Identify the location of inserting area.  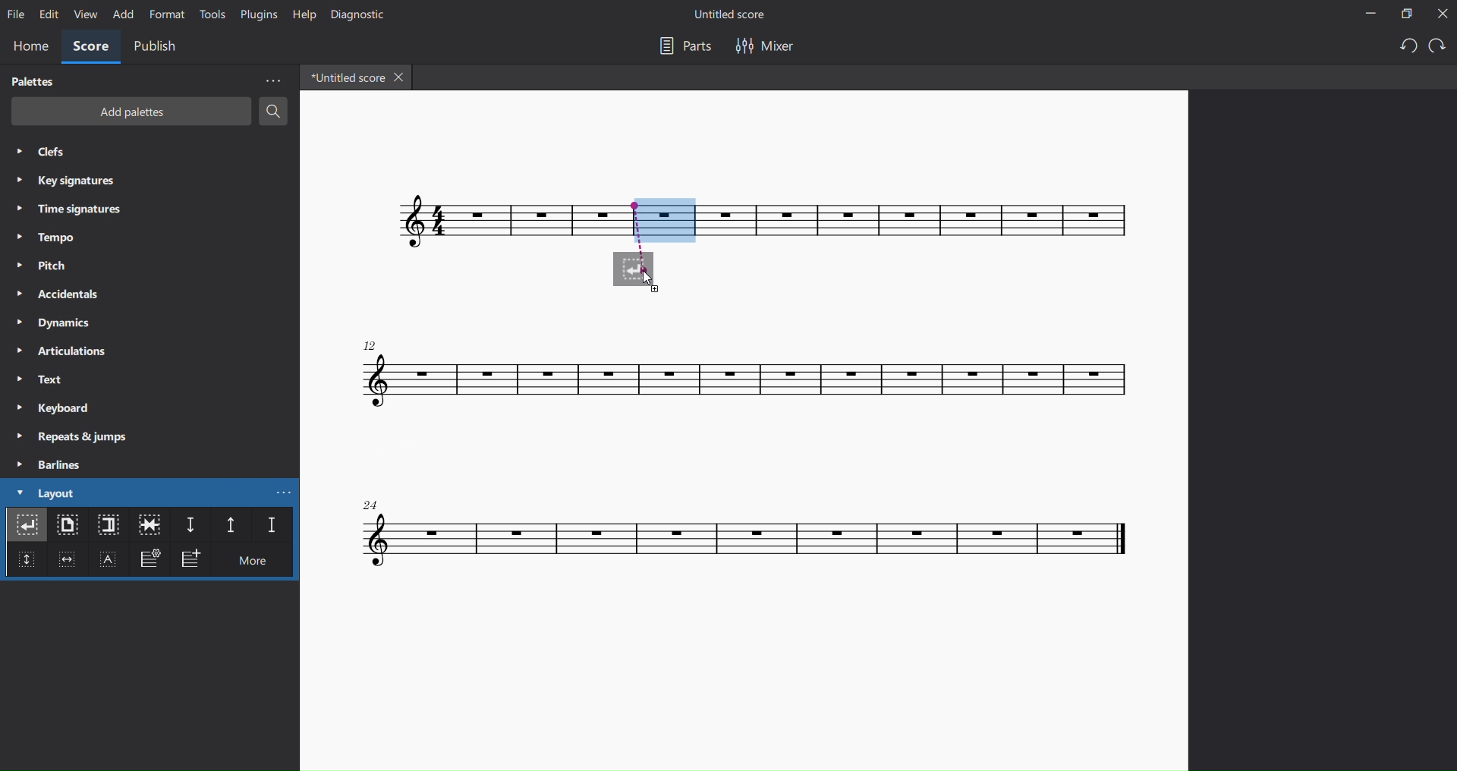
(648, 245).